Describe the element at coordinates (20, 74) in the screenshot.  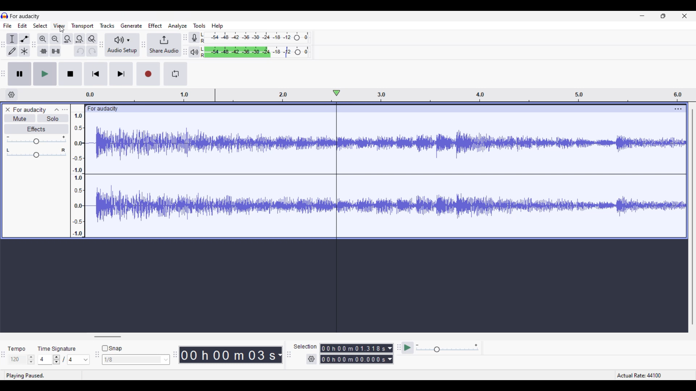
I see `Pause` at that location.